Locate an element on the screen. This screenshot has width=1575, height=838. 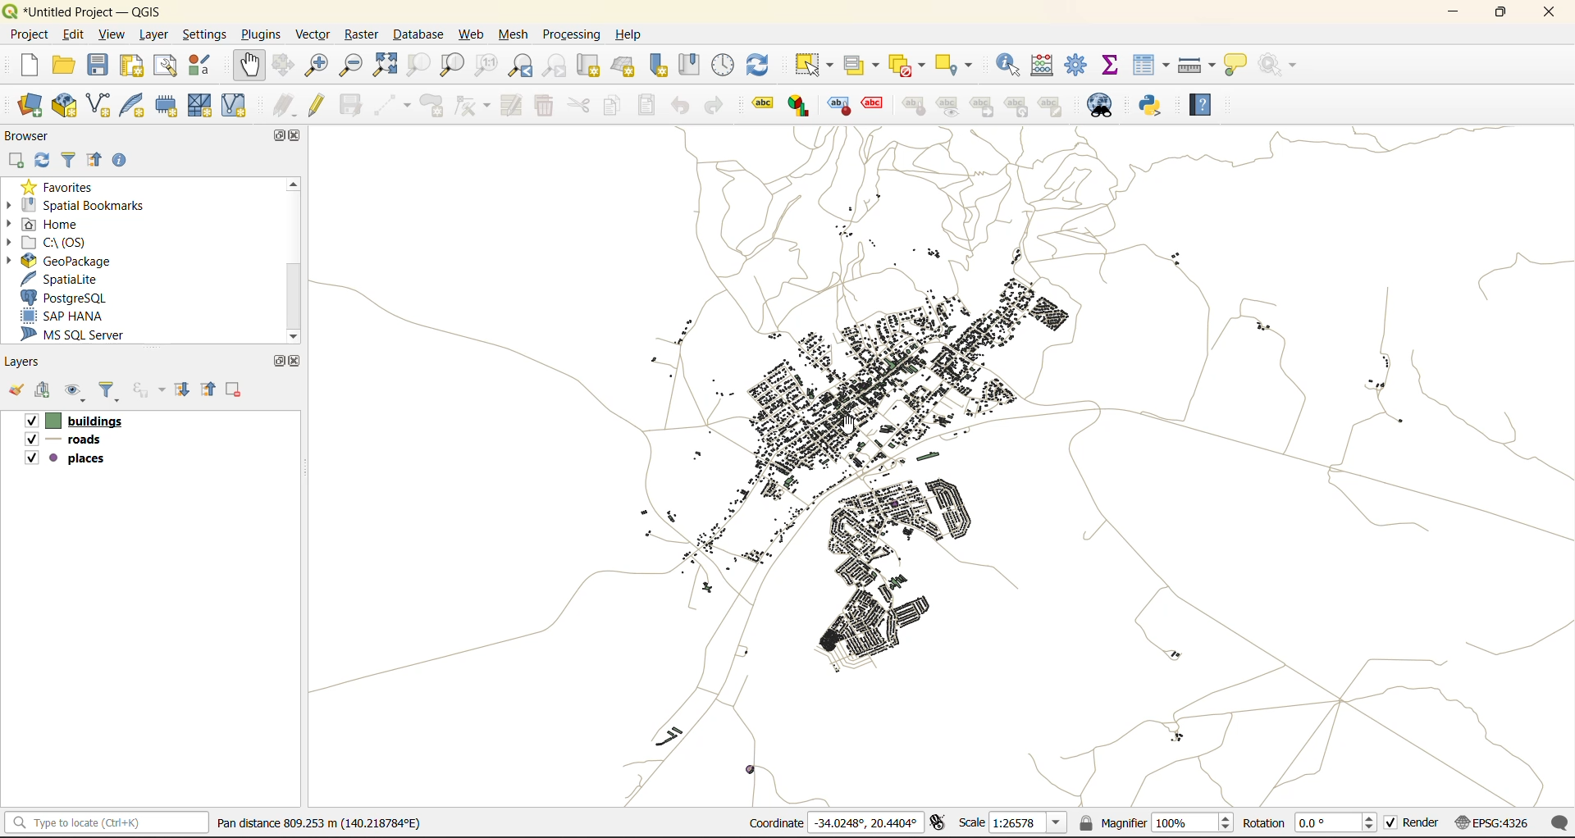
buildings is located at coordinates (73, 420).